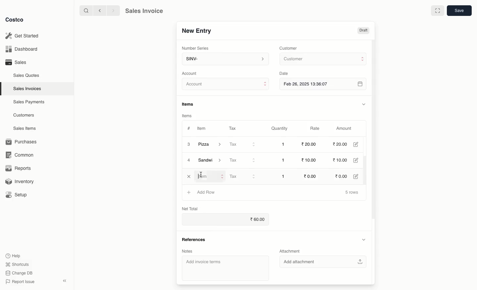 This screenshot has height=290, width=477. I want to click on Draft, so click(363, 31).